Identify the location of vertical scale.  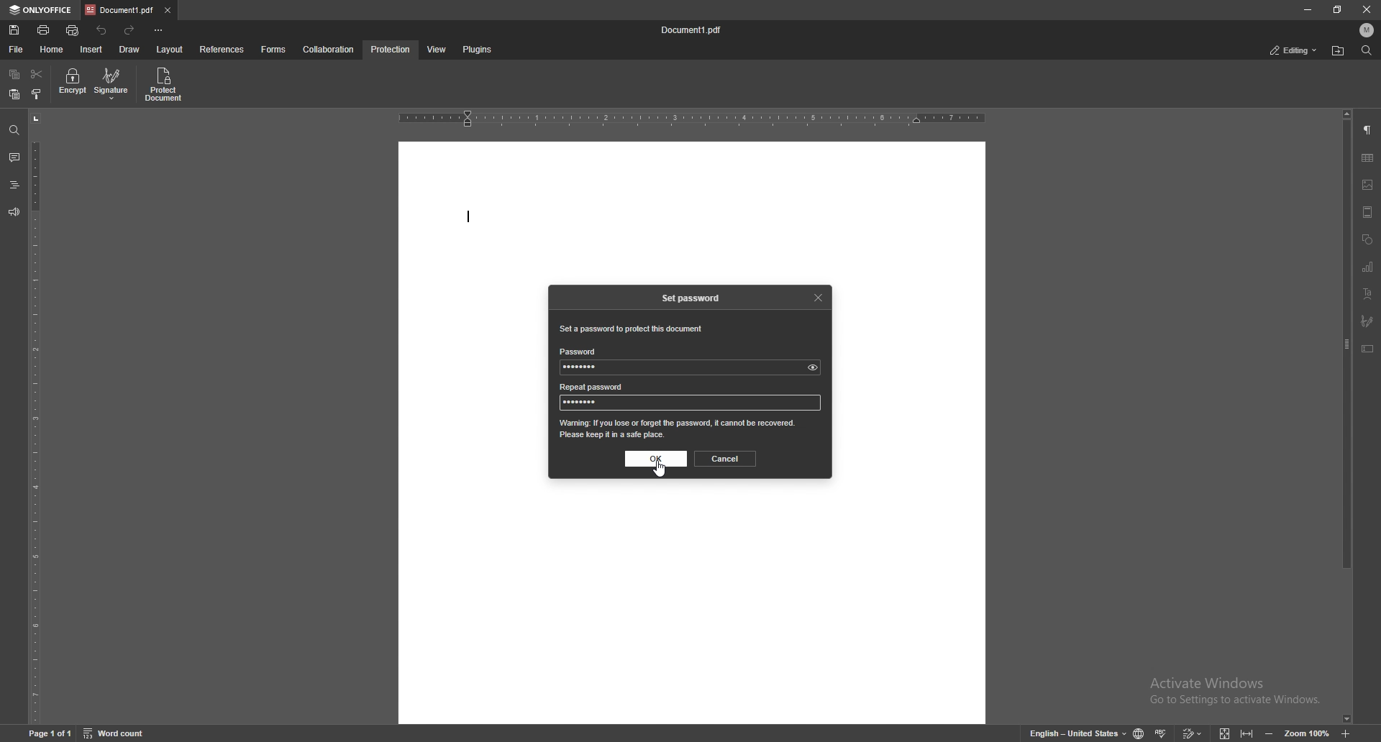
(35, 417).